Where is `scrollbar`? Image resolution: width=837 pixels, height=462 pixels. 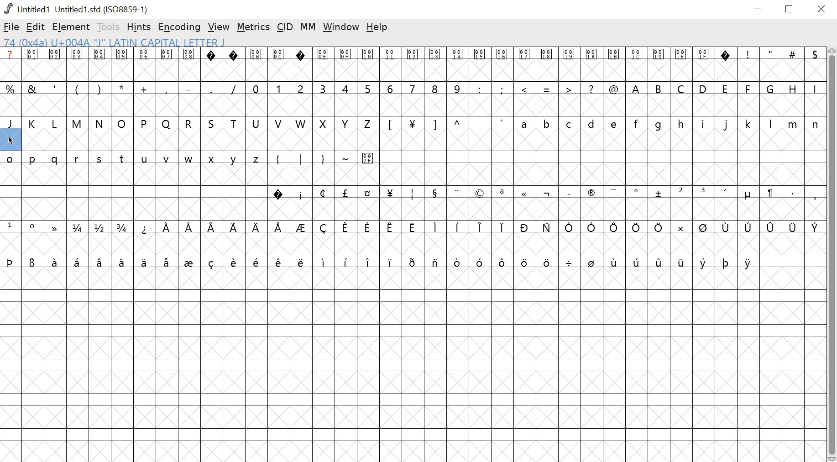 scrollbar is located at coordinates (832, 255).